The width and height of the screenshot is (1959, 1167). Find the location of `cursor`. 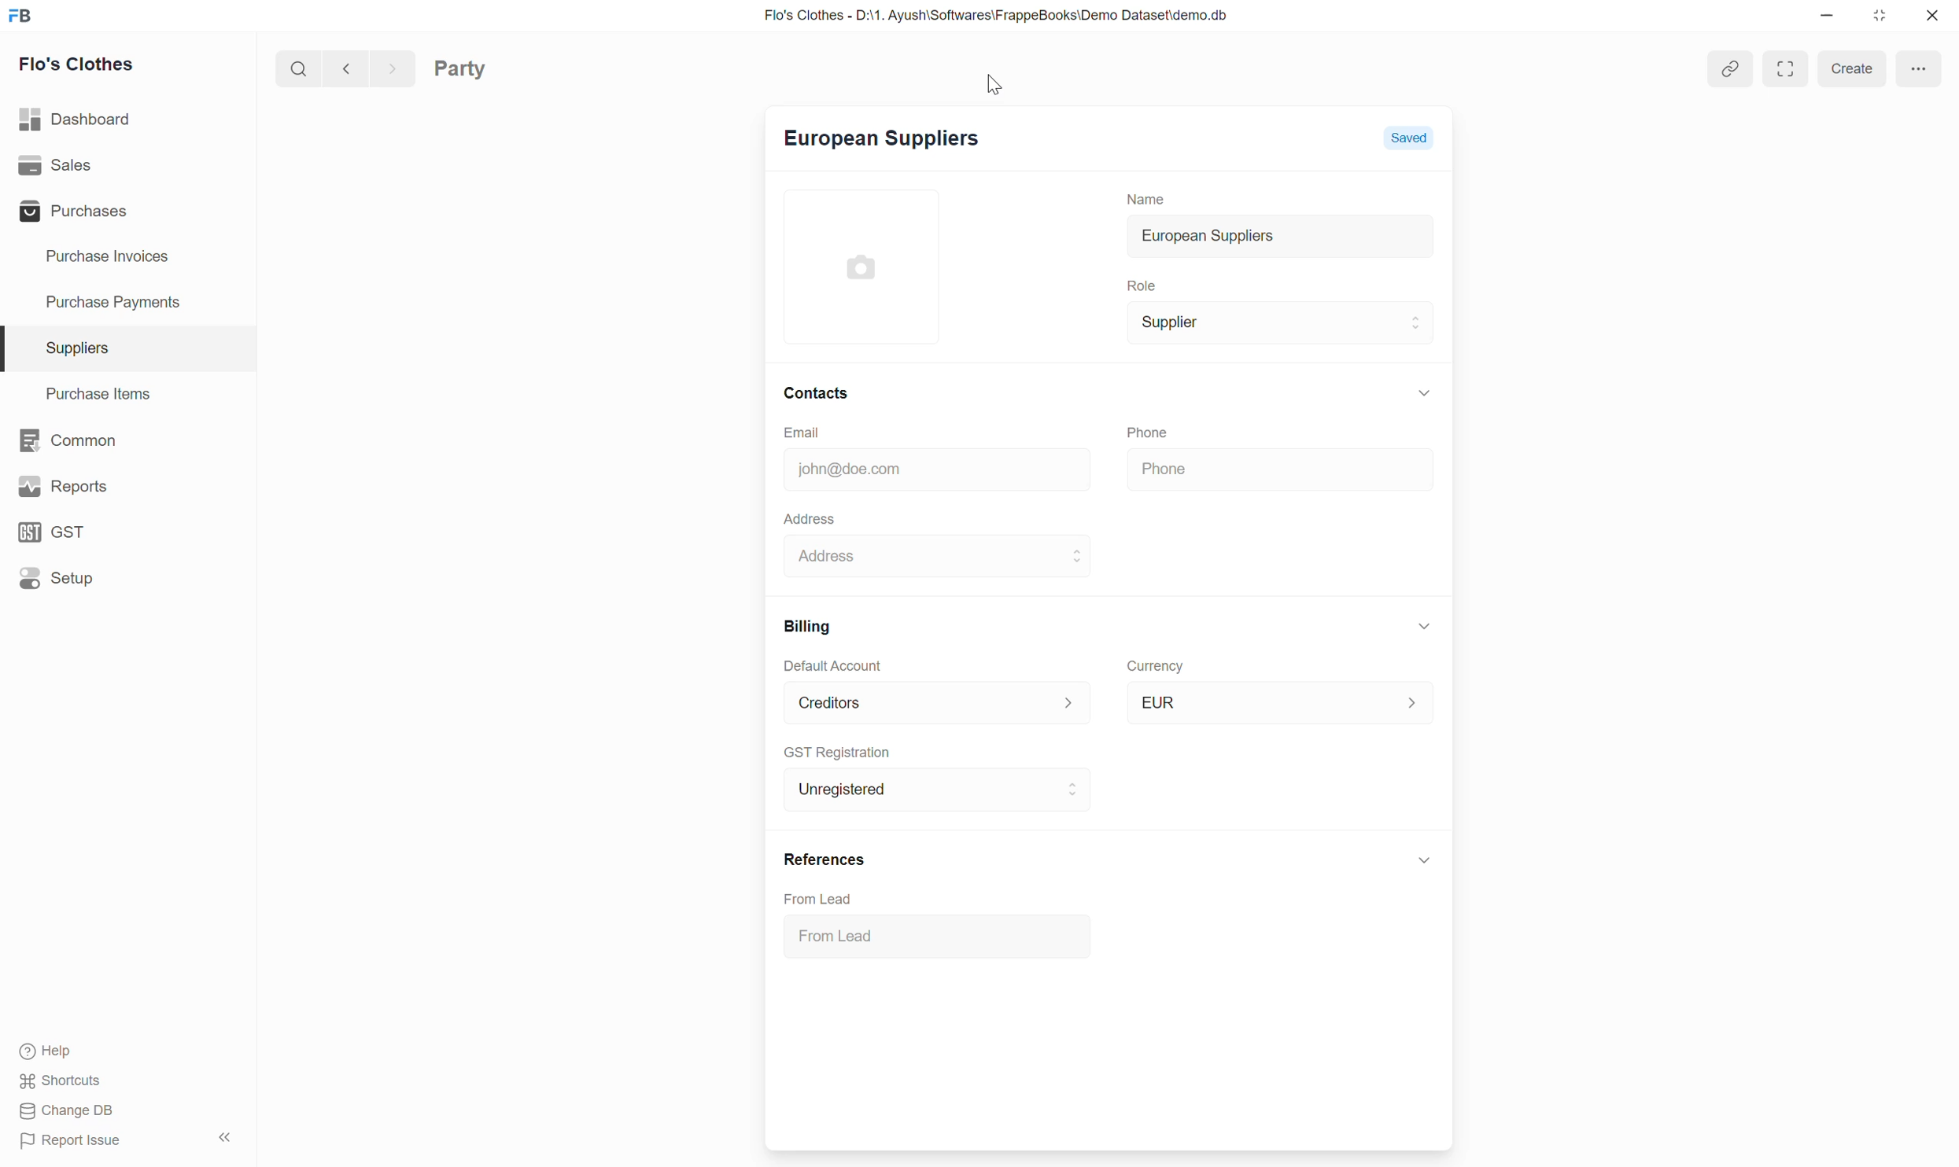

cursor is located at coordinates (1006, 84).